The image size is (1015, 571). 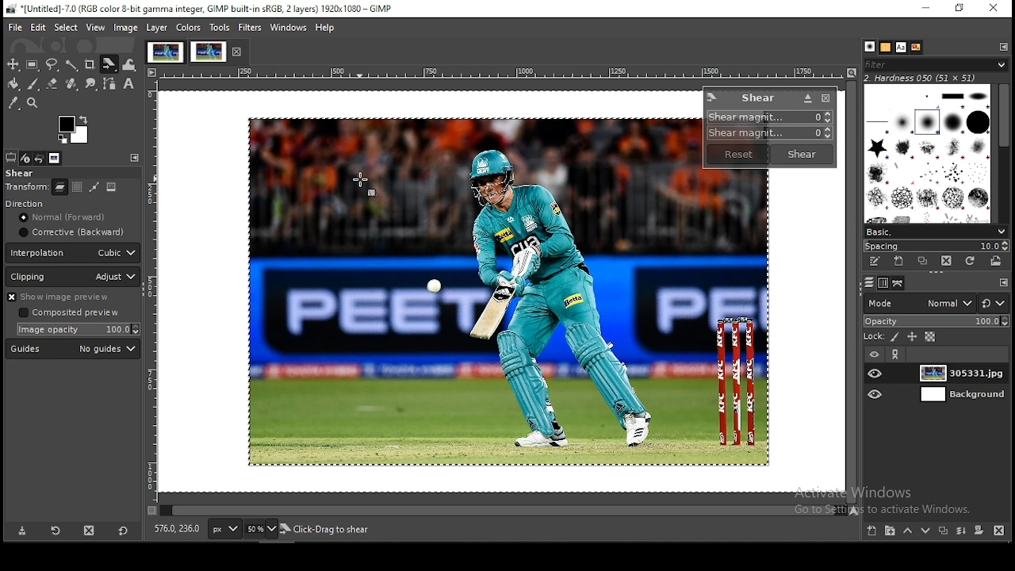 I want to click on mode, so click(x=918, y=303).